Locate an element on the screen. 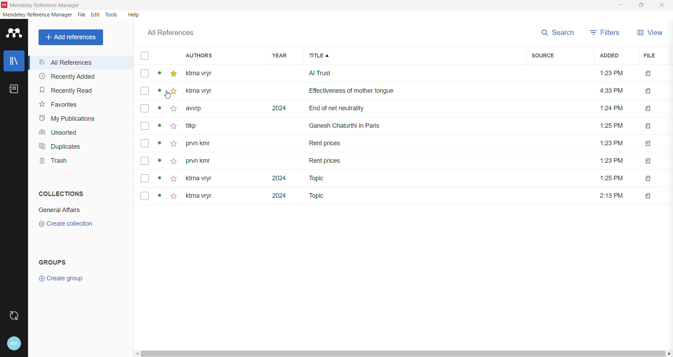 The height and width of the screenshot is (357, 673). box is located at coordinates (144, 56).